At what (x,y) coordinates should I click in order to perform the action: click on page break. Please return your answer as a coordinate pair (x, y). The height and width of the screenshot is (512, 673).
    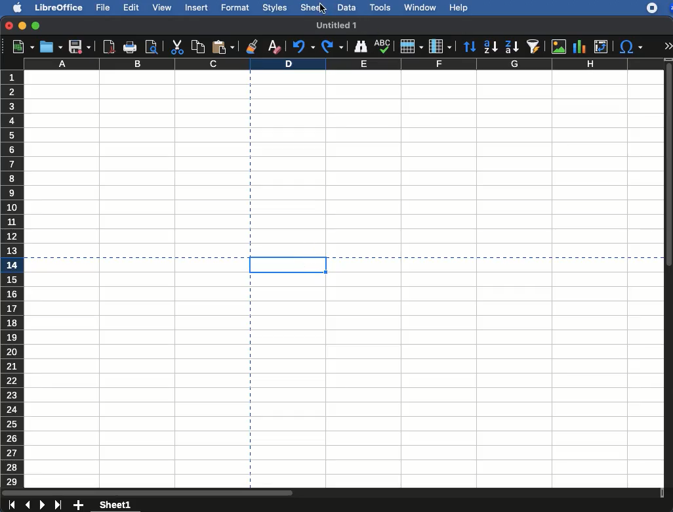
    Looking at the image, I should click on (497, 257).